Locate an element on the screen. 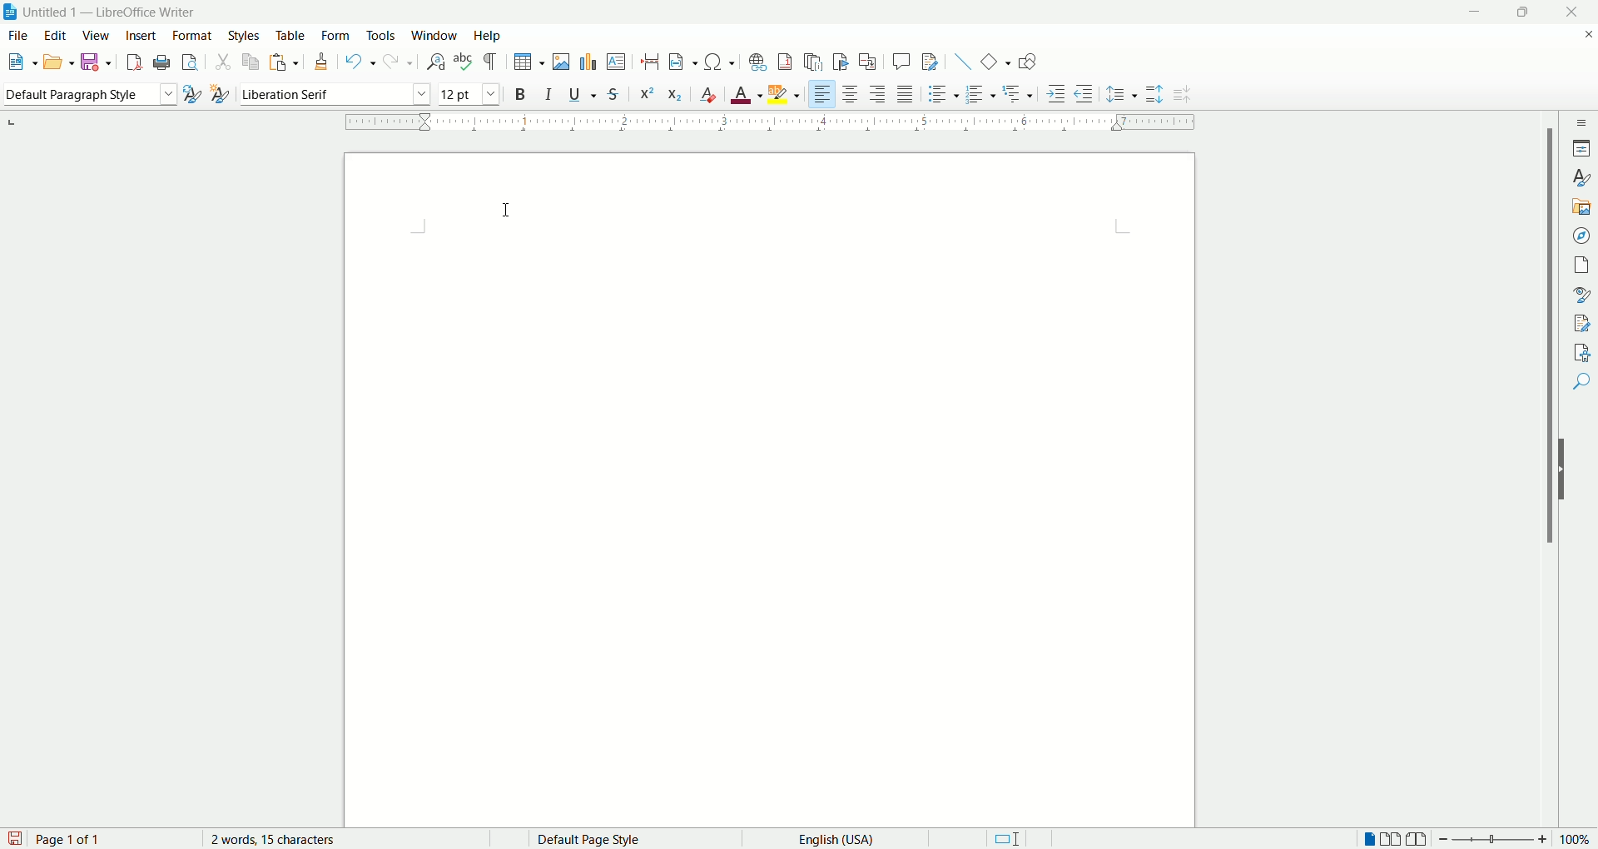 The image size is (1598, 849). table is located at coordinates (290, 34).